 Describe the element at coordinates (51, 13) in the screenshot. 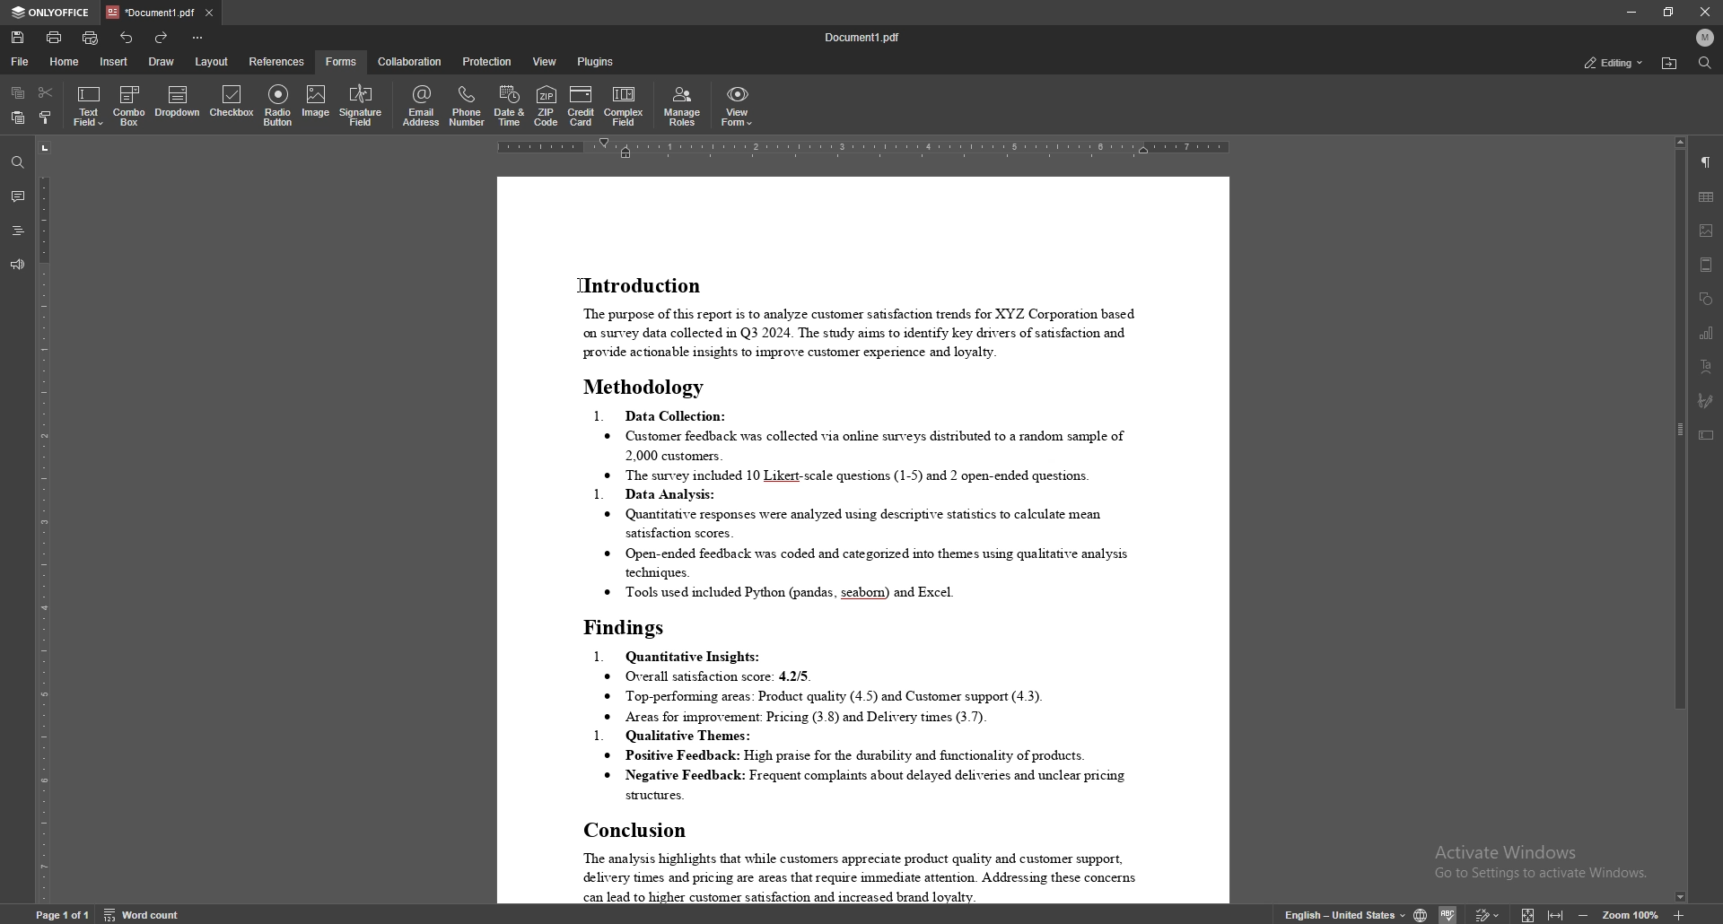

I see `onlyoffice` at that location.